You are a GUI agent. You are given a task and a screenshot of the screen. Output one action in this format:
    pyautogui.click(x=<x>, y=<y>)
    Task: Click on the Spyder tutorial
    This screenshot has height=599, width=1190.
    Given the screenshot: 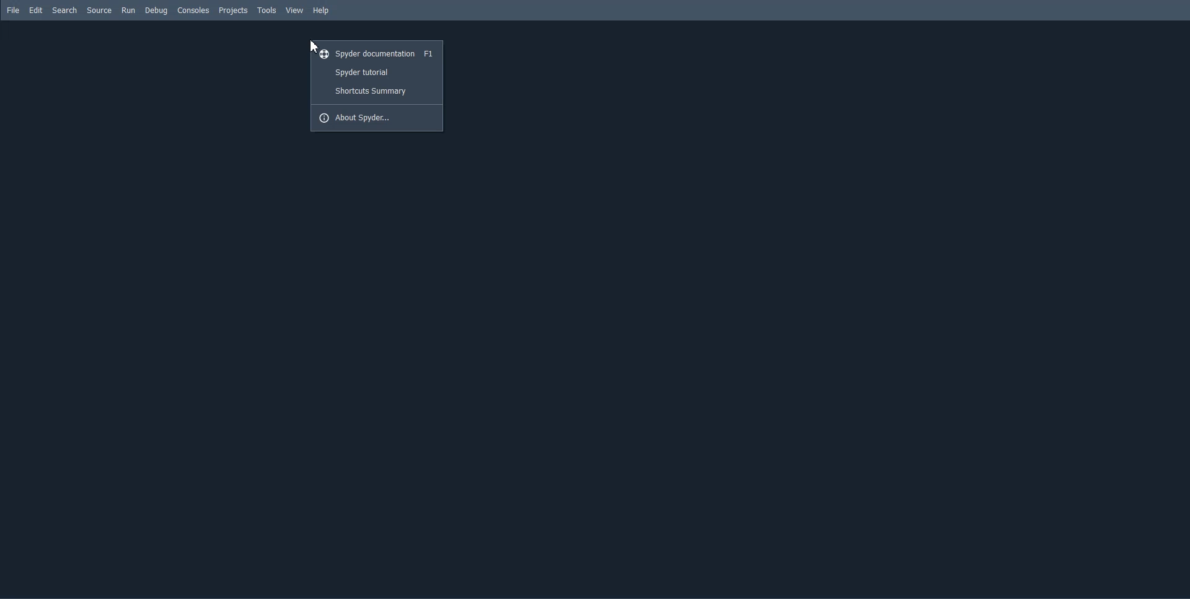 What is the action you would take?
    pyautogui.click(x=377, y=72)
    